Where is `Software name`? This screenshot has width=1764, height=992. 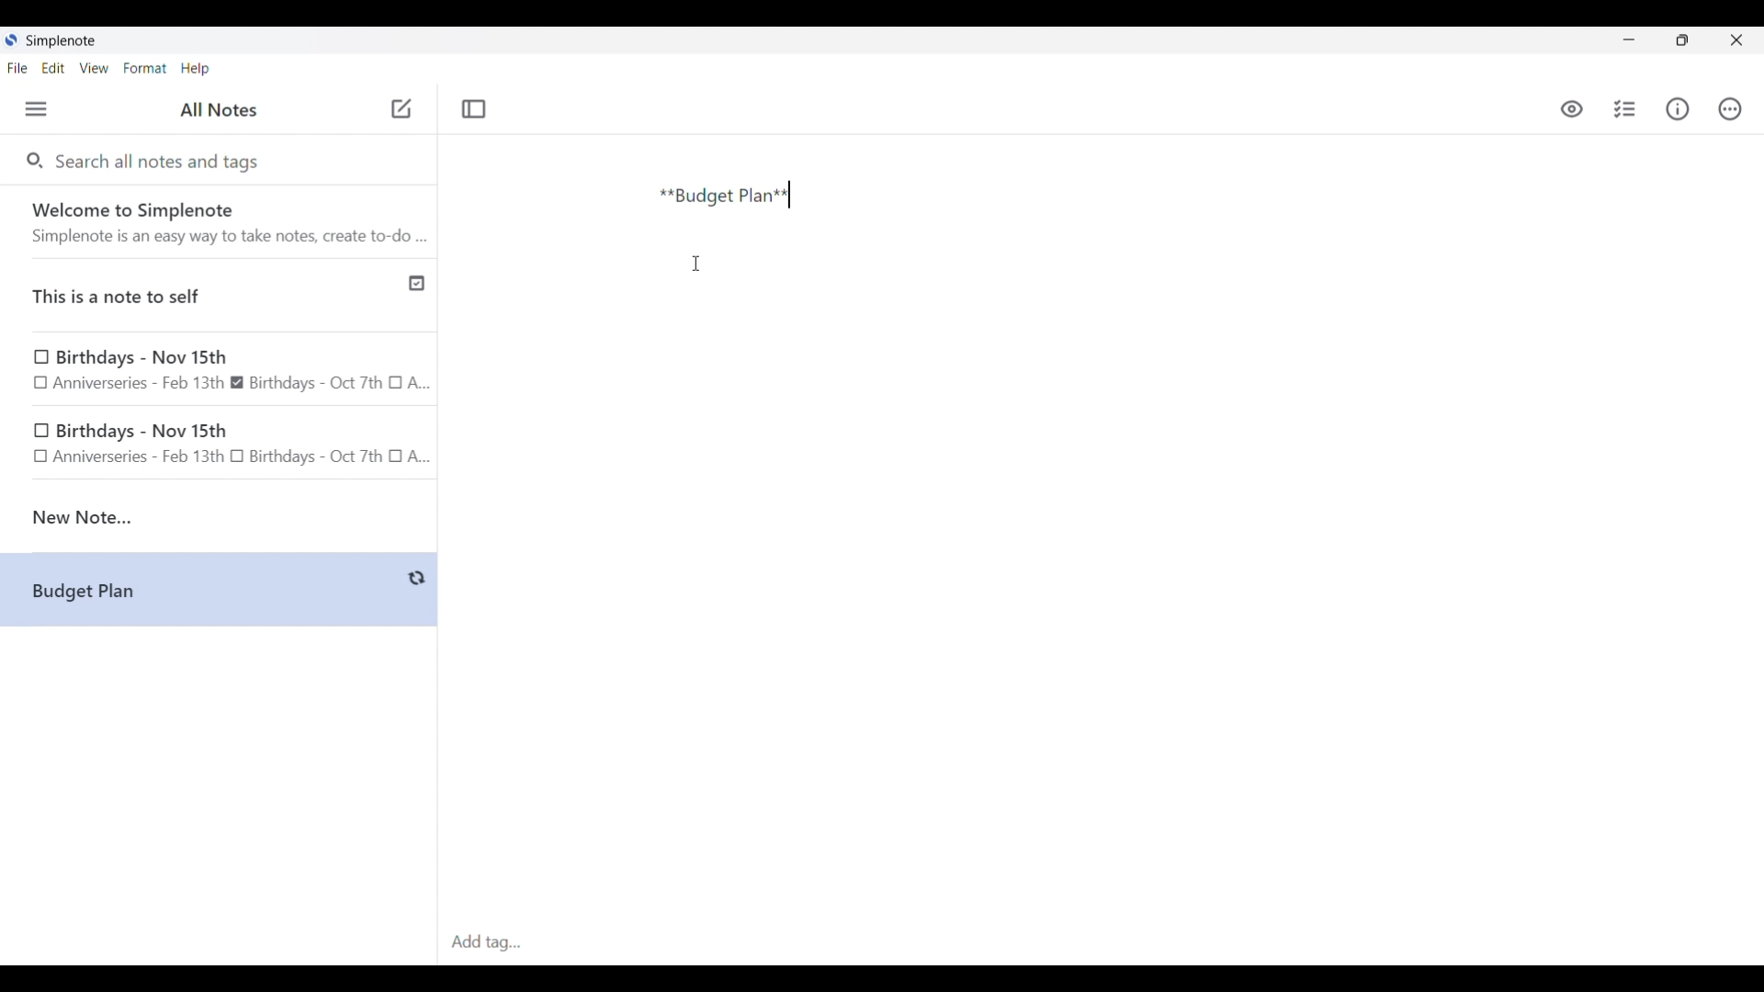 Software name is located at coordinates (62, 41).